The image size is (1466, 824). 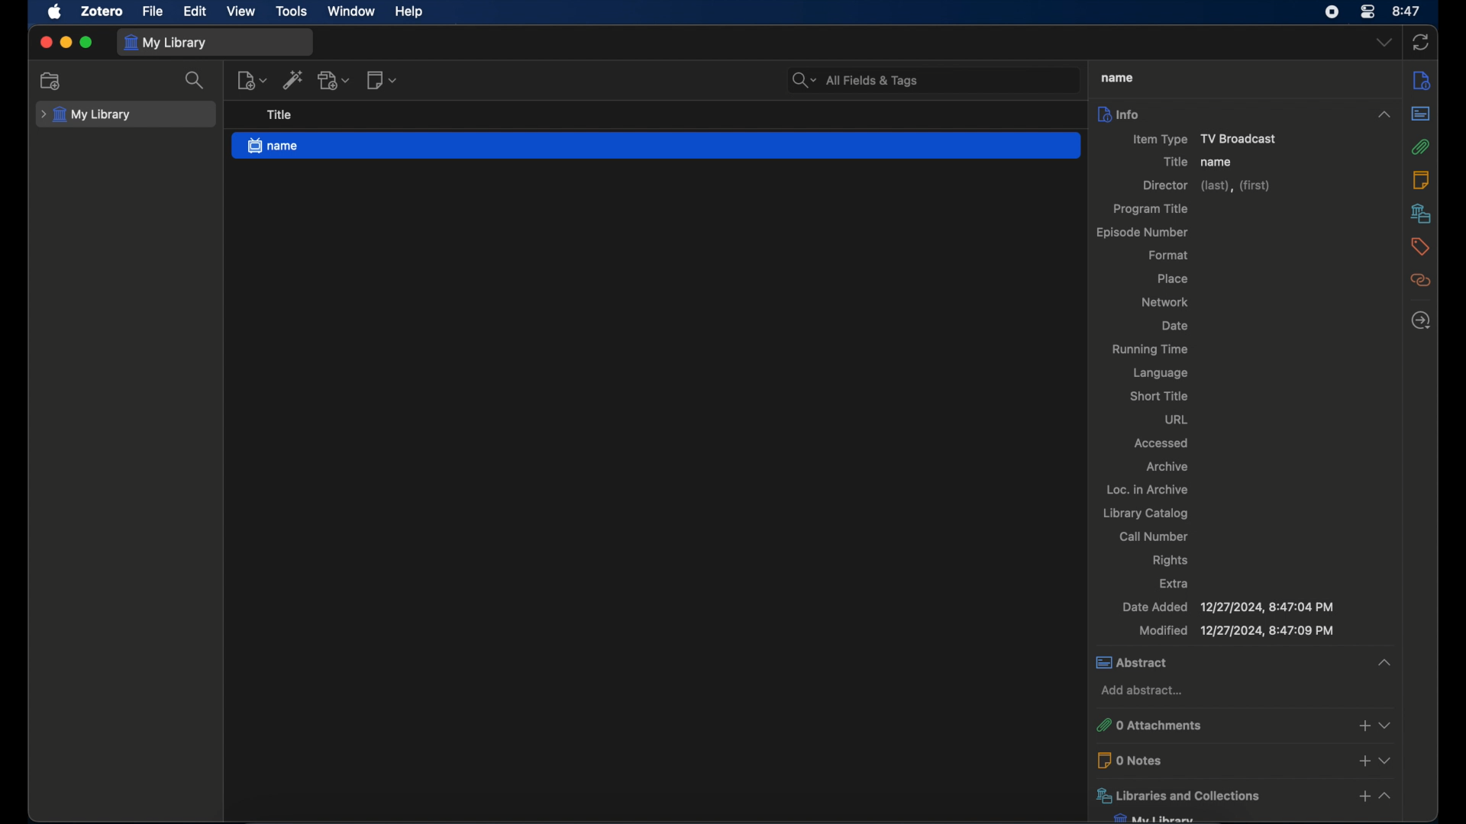 I want to click on date, so click(x=1174, y=327).